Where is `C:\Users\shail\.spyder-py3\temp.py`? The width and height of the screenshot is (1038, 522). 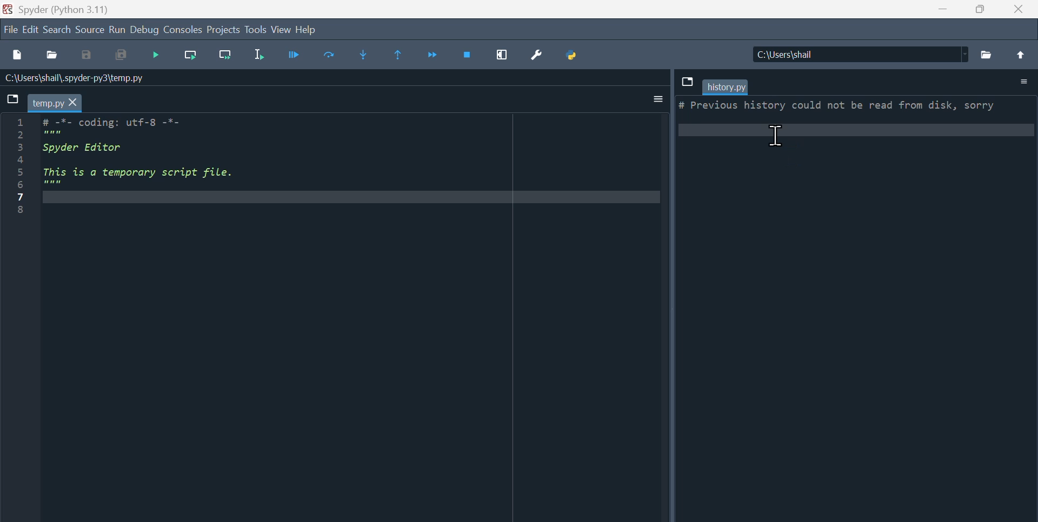
C:\Users\shail\.spyder-py3\temp.py is located at coordinates (79, 78).